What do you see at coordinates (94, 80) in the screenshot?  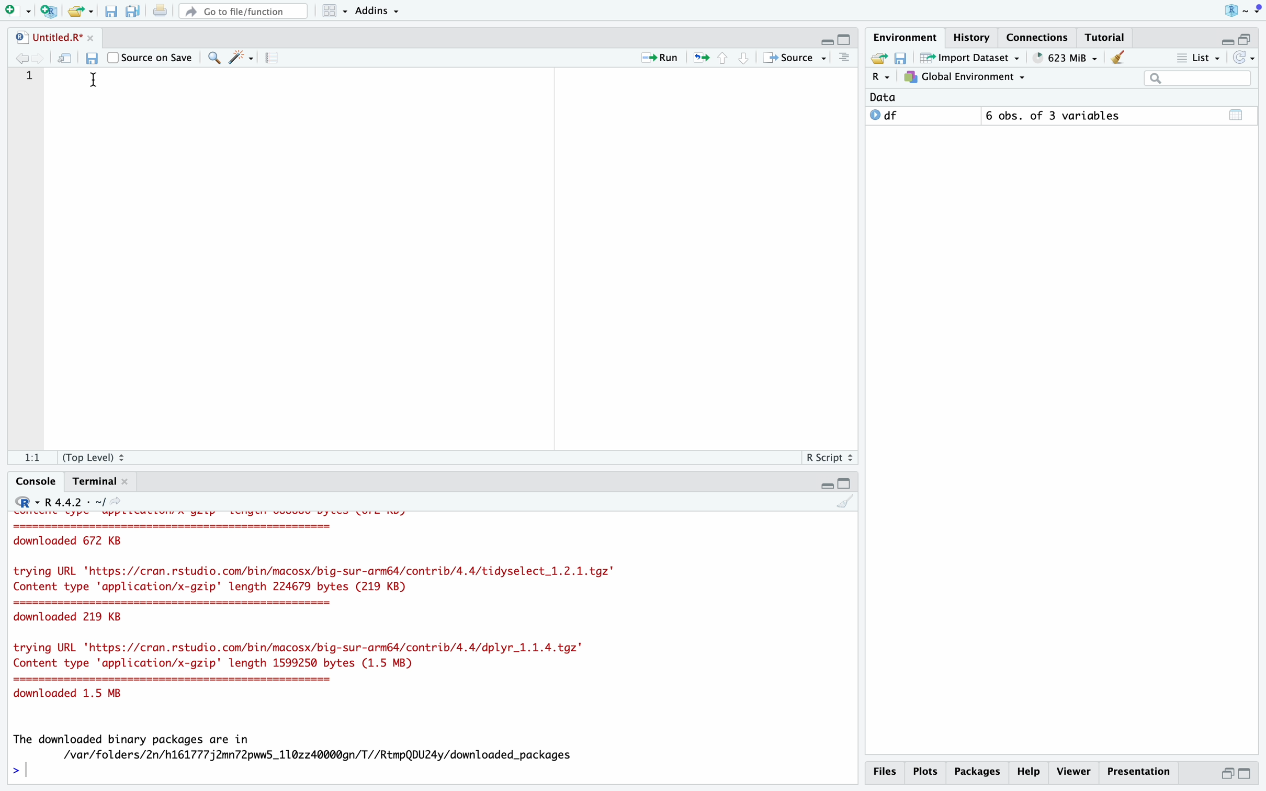 I see `Mouse Cursor` at bounding box center [94, 80].